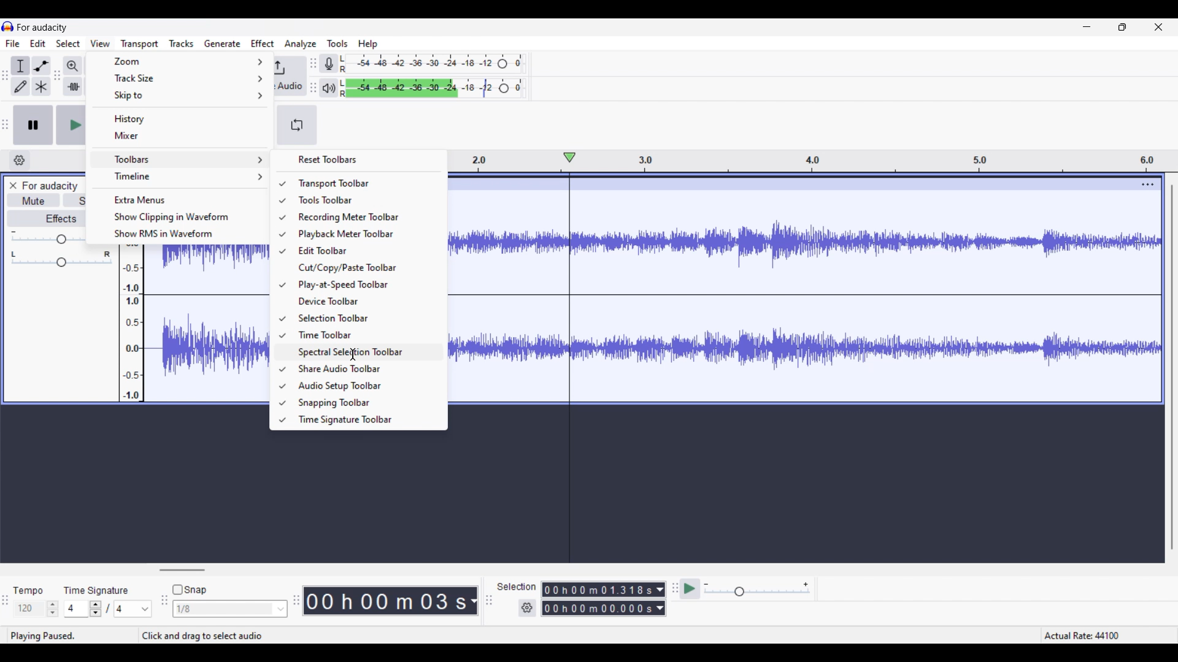  Describe the element at coordinates (181, 177) in the screenshot. I see `Timeline options` at that location.